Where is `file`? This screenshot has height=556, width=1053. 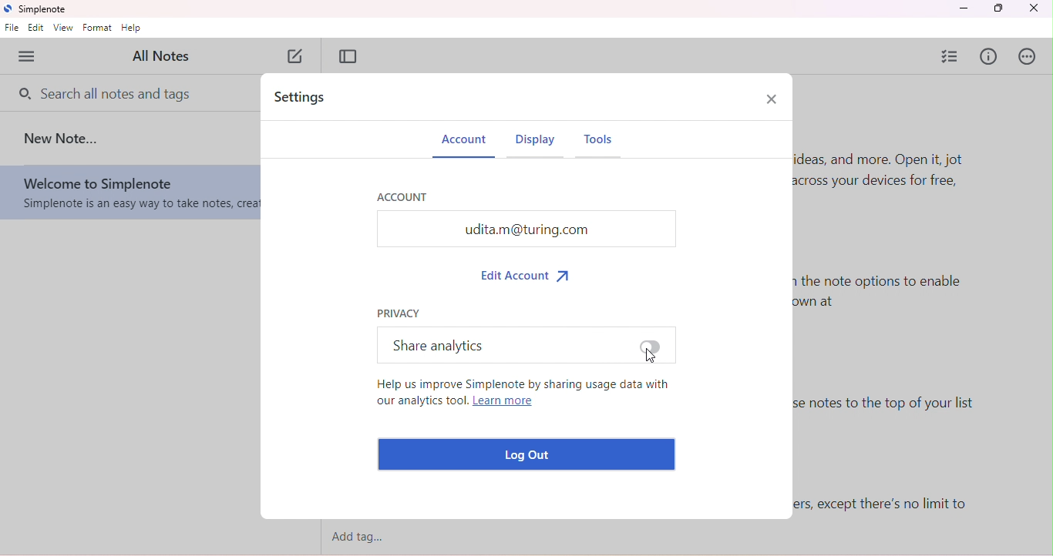
file is located at coordinates (12, 29).